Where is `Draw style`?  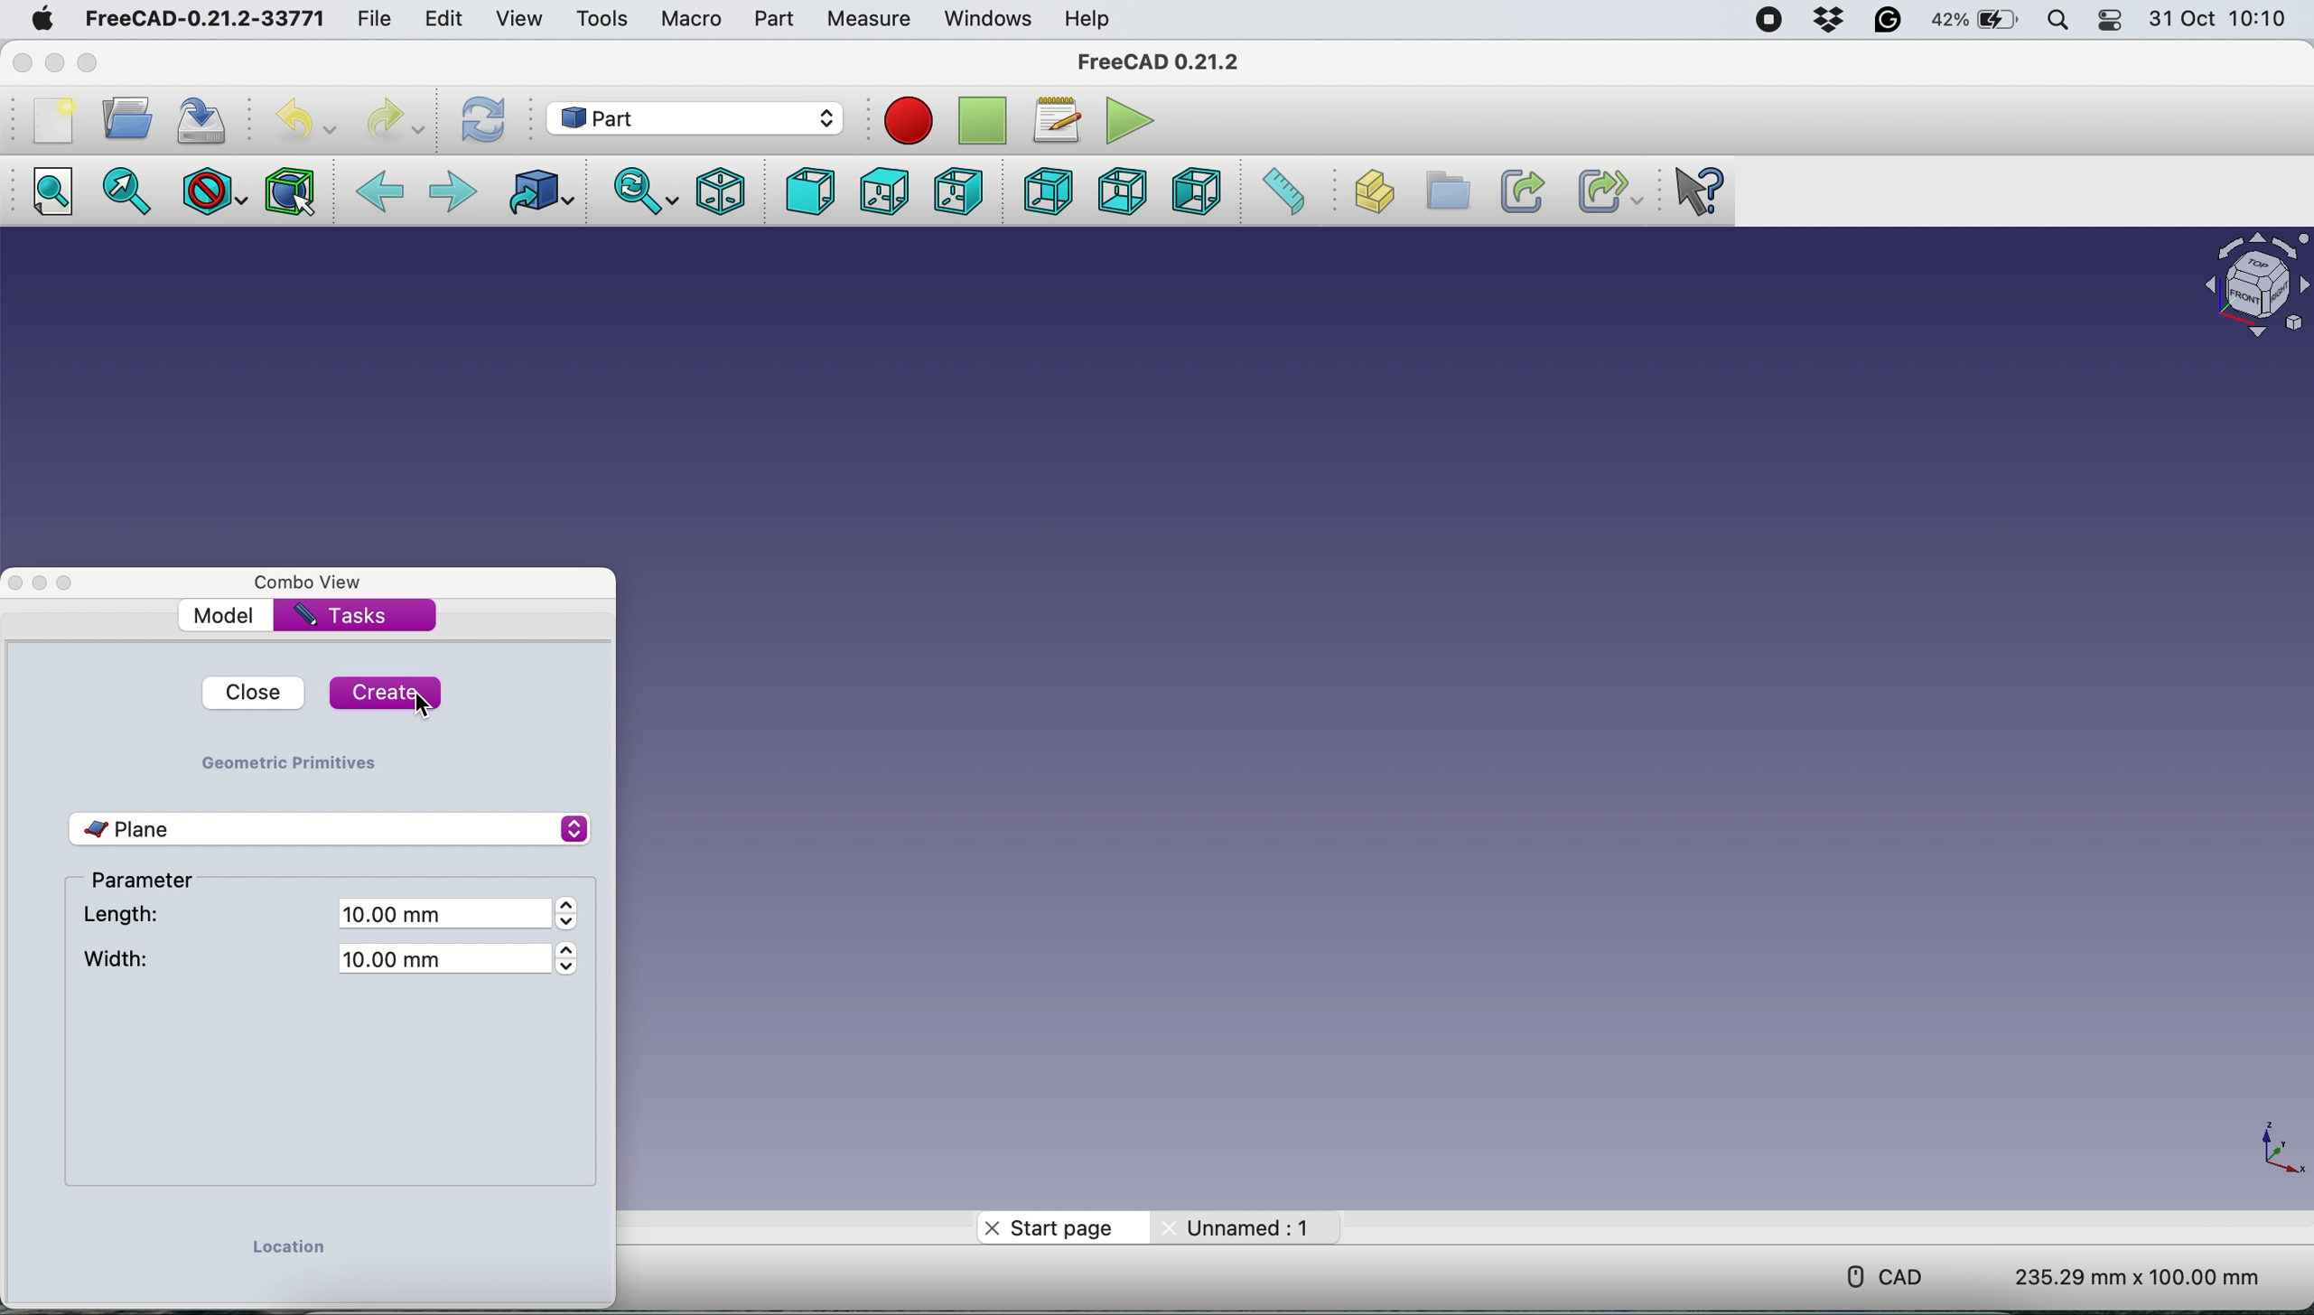
Draw style is located at coordinates (210, 191).